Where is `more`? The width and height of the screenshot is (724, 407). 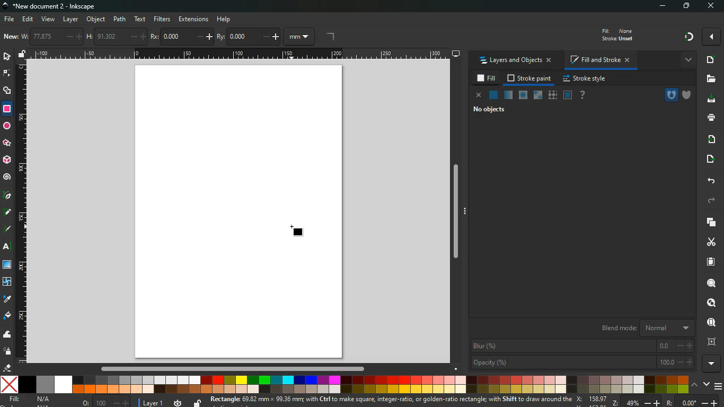
more is located at coordinates (712, 37).